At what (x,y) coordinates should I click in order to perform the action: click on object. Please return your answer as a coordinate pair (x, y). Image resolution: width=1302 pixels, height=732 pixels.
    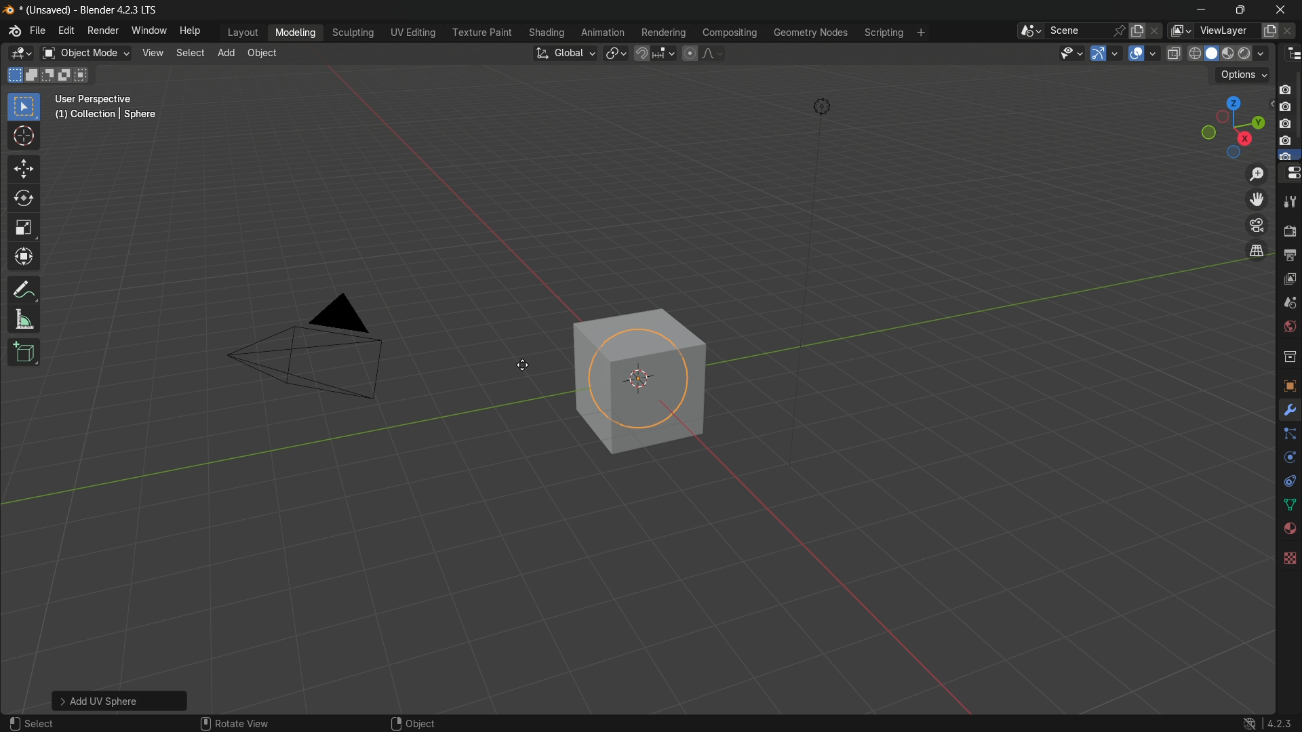
    Looking at the image, I should click on (262, 55).